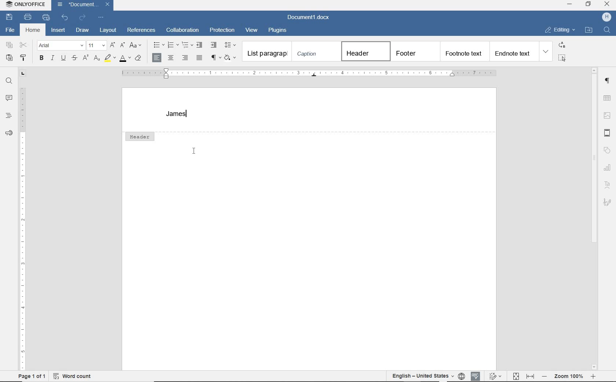 The image size is (616, 382). Describe the element at coordinates (607, 5) in the screenshot. I see `CLOSE` at that location.